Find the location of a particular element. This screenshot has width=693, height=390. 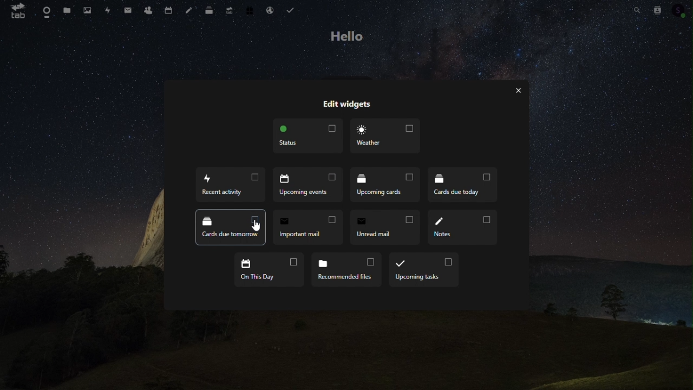

unread email is located at coordinates (384, 227).